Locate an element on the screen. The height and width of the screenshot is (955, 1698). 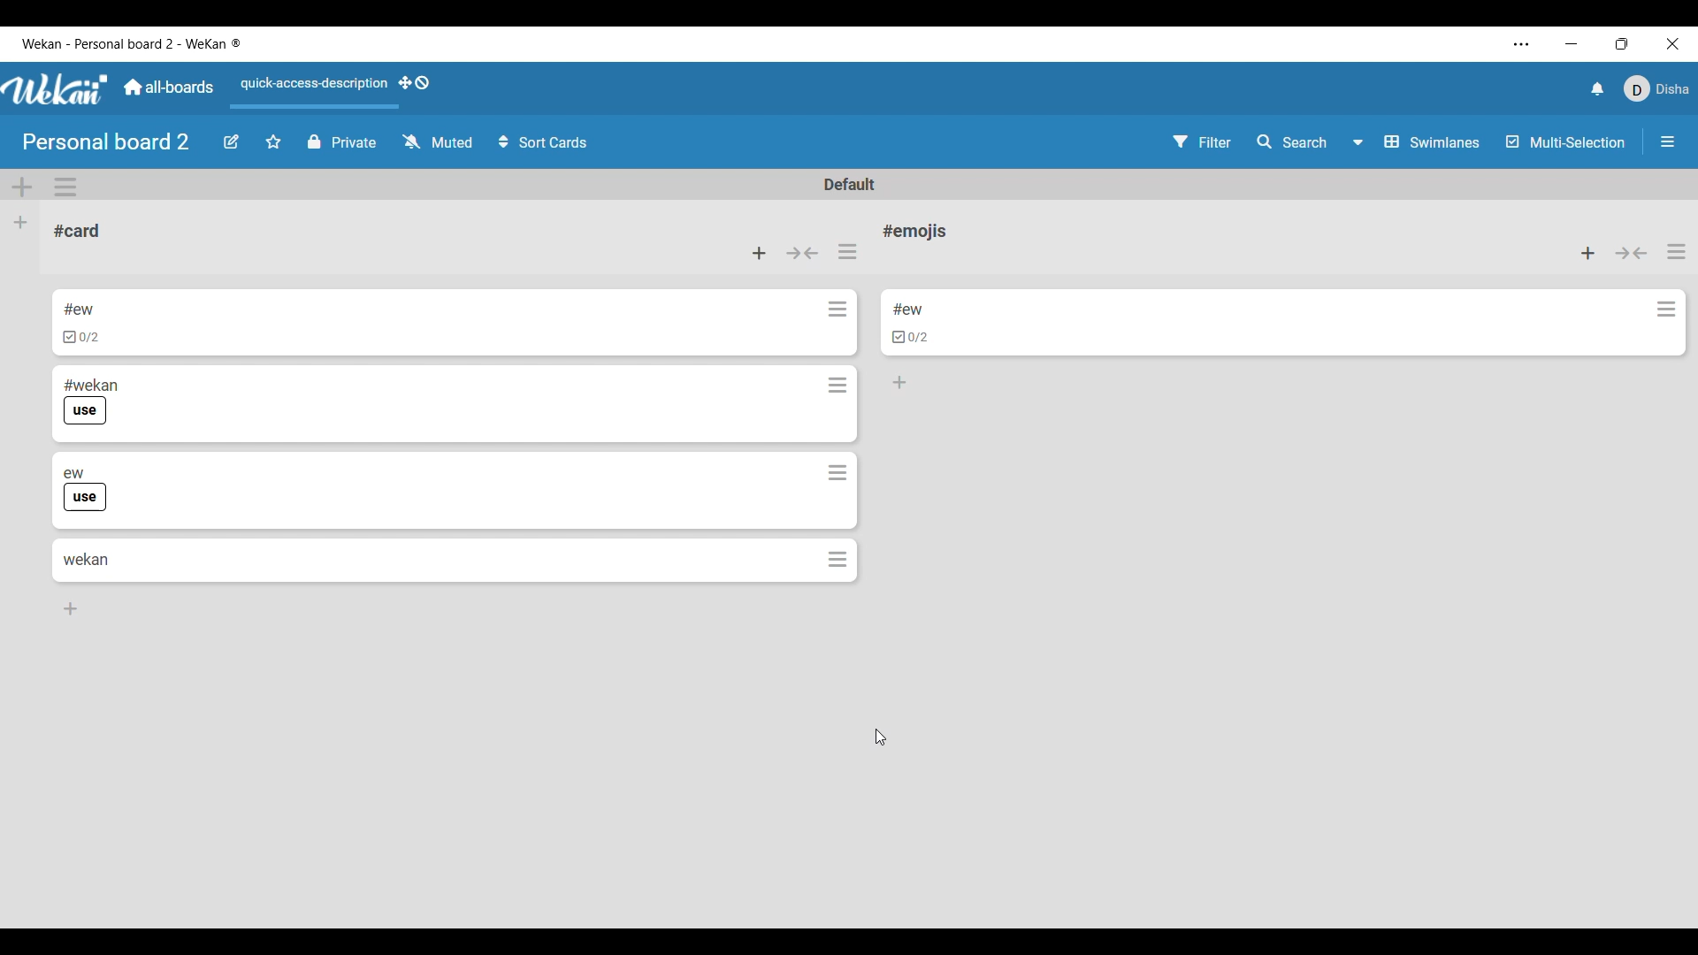
Add card to bottom of list is located at coordinates (72, 609).